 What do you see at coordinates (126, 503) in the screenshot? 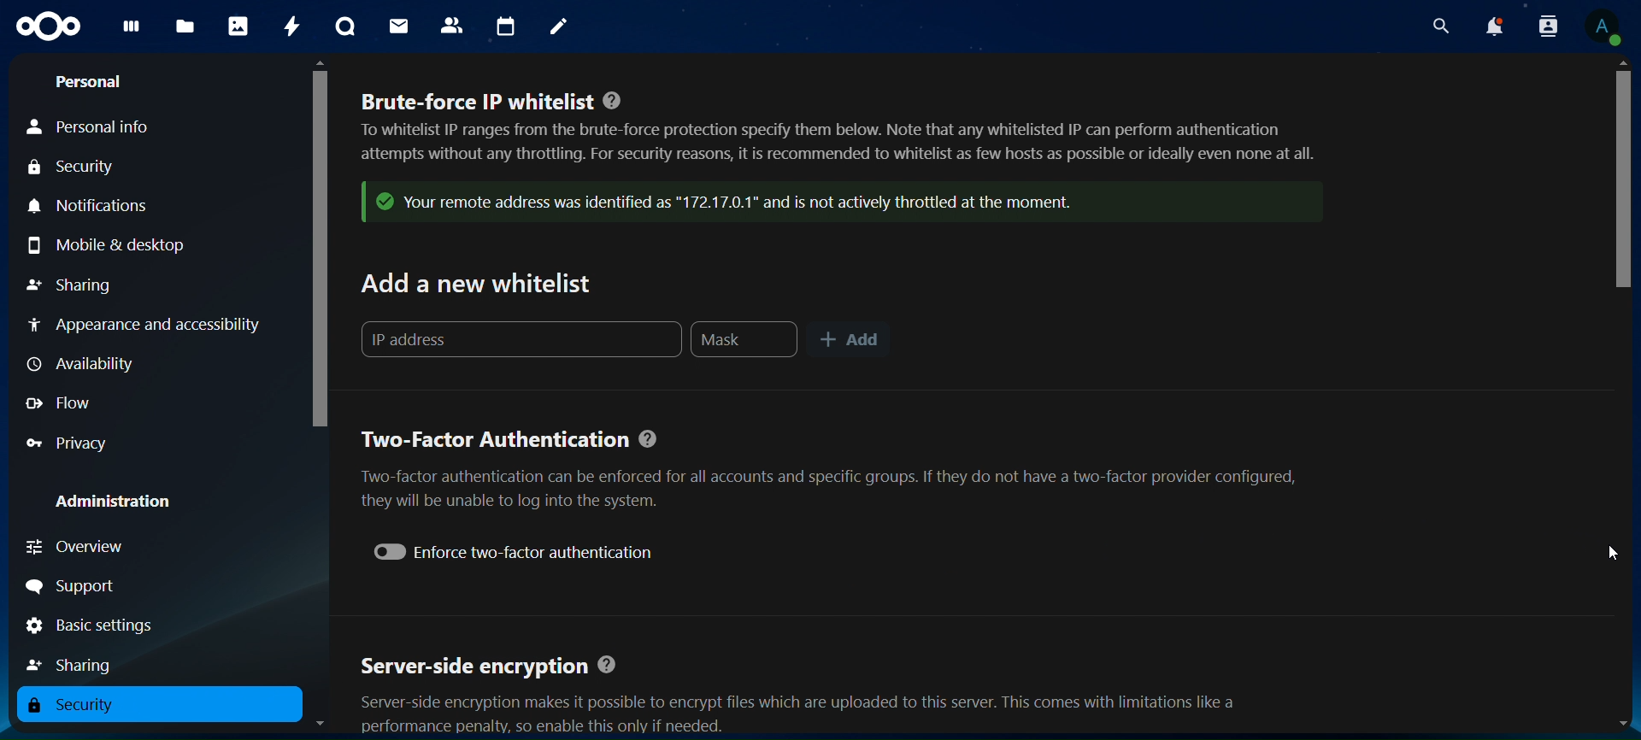
I see `administration` at bounding box center [126, 503].